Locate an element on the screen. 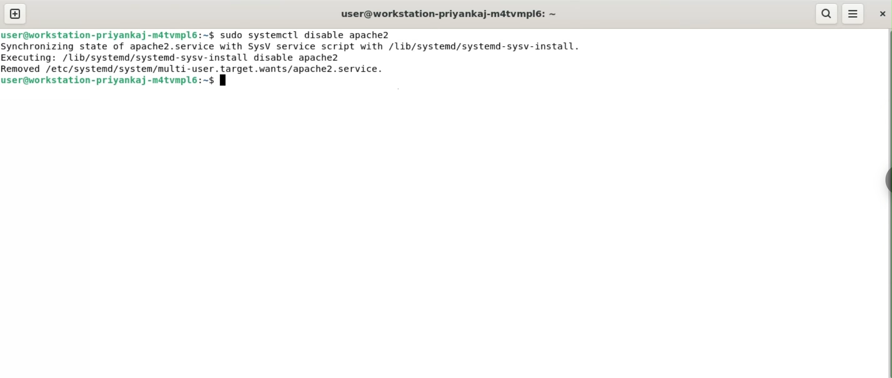  sudo systemctl disable apache2 is located at coordinates (312, 34).